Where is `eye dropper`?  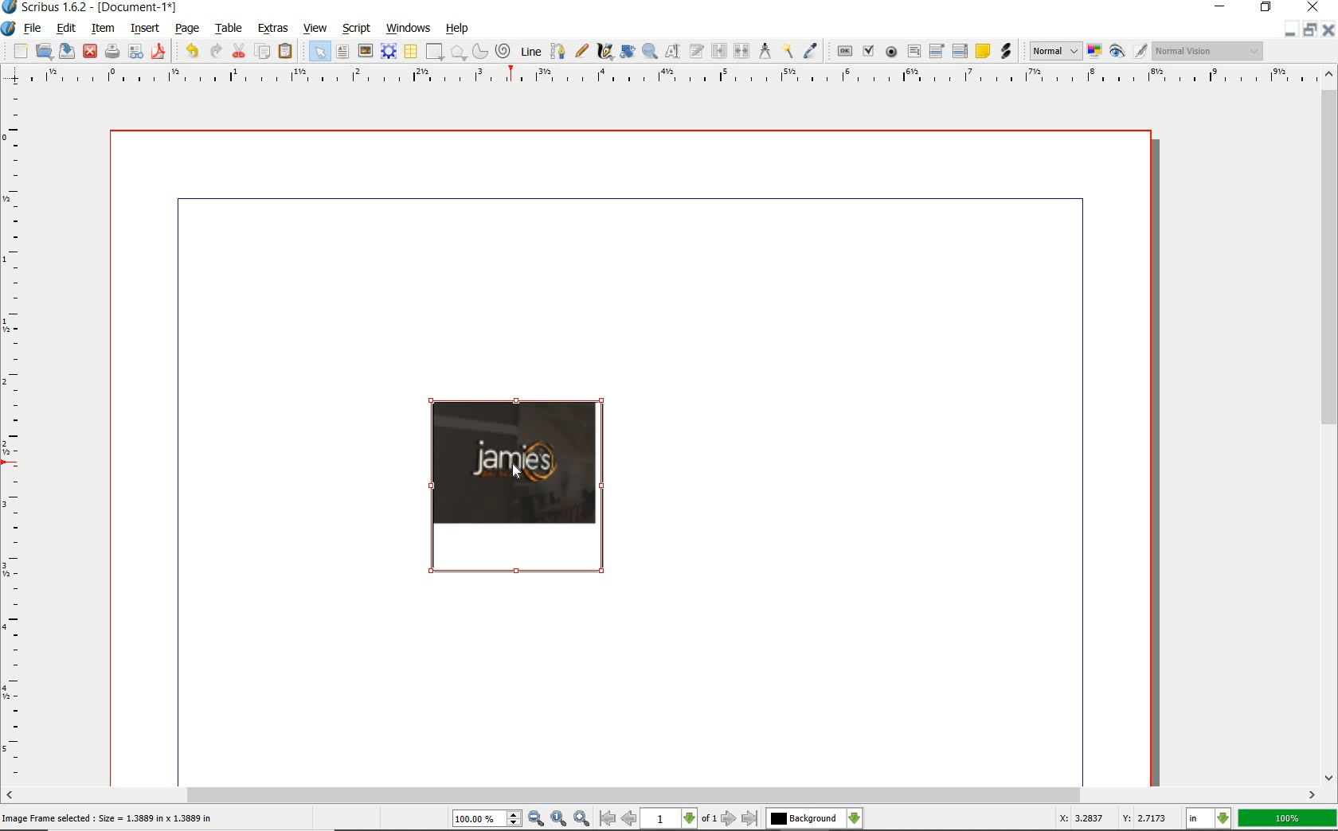
eye dropper is located at coordinates (809, 51).